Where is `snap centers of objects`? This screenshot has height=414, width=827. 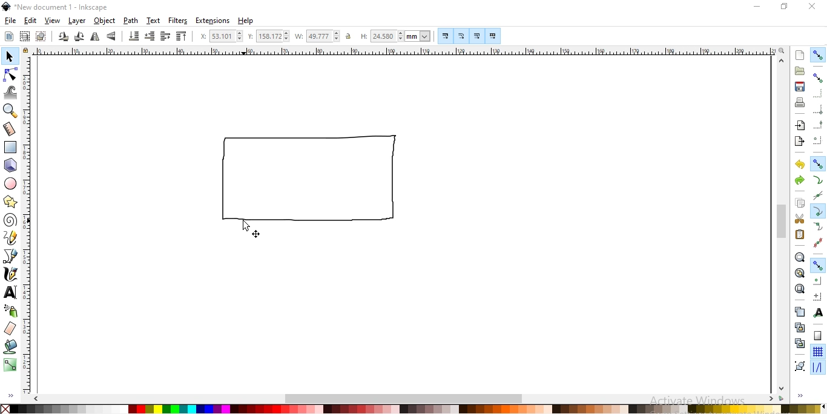 snap centers of objects is located at coordinates (818, 281).